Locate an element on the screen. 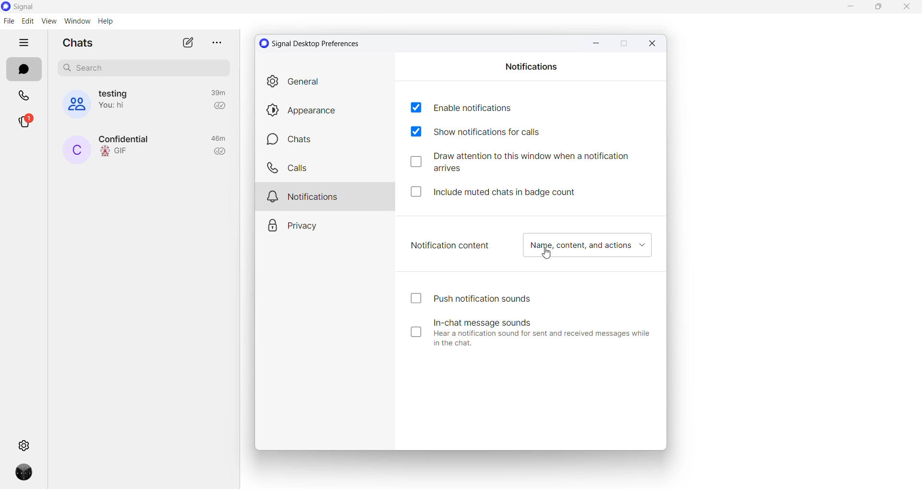  notifications heading is located at coordinates (532, 66).